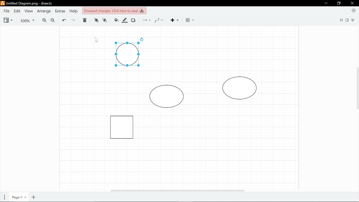 The image size is (359, 202). I want to click on File, so click(6, 11).